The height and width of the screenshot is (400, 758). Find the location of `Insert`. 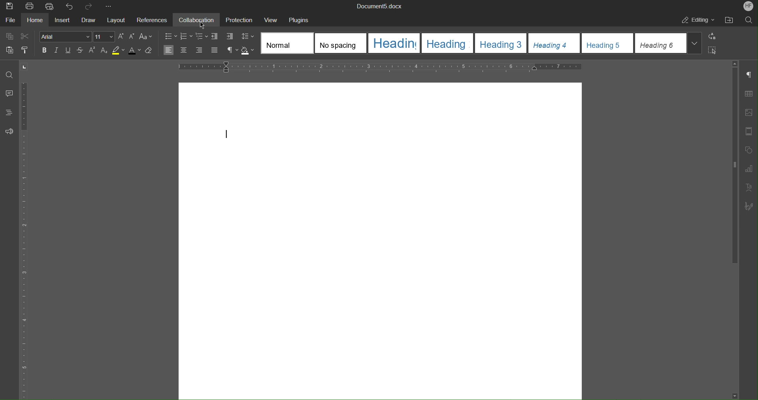

Insert is located at coordinates (66, 19).